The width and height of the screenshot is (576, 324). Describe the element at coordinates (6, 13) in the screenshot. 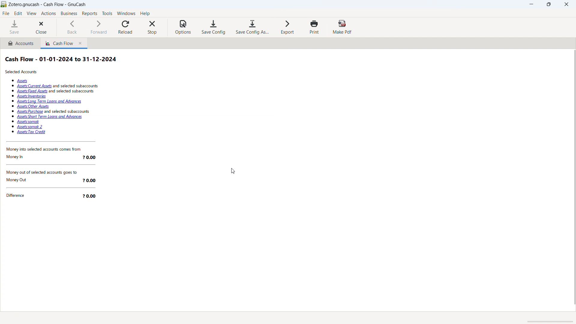

I see `file` at that location.